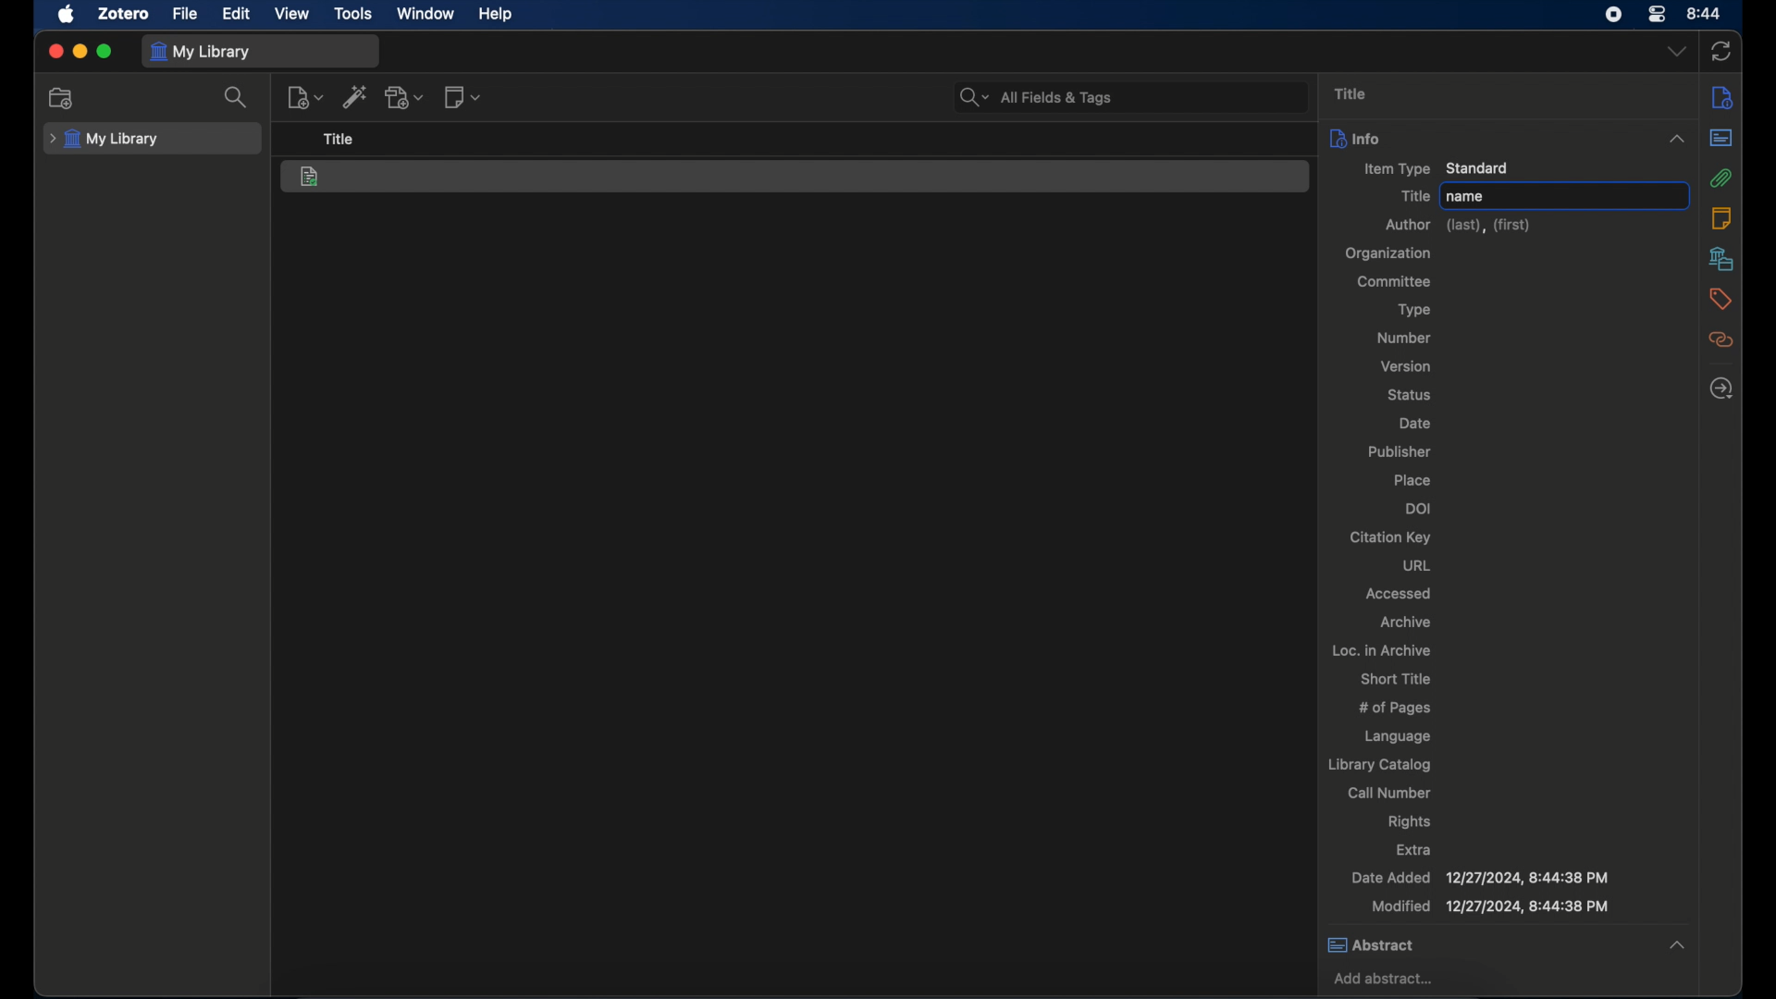 This screenshot has height=999, width=1776. What do you see at coordinates (67, 15) in the screenshot?
I see `apple` at bounding box center [67, 15].